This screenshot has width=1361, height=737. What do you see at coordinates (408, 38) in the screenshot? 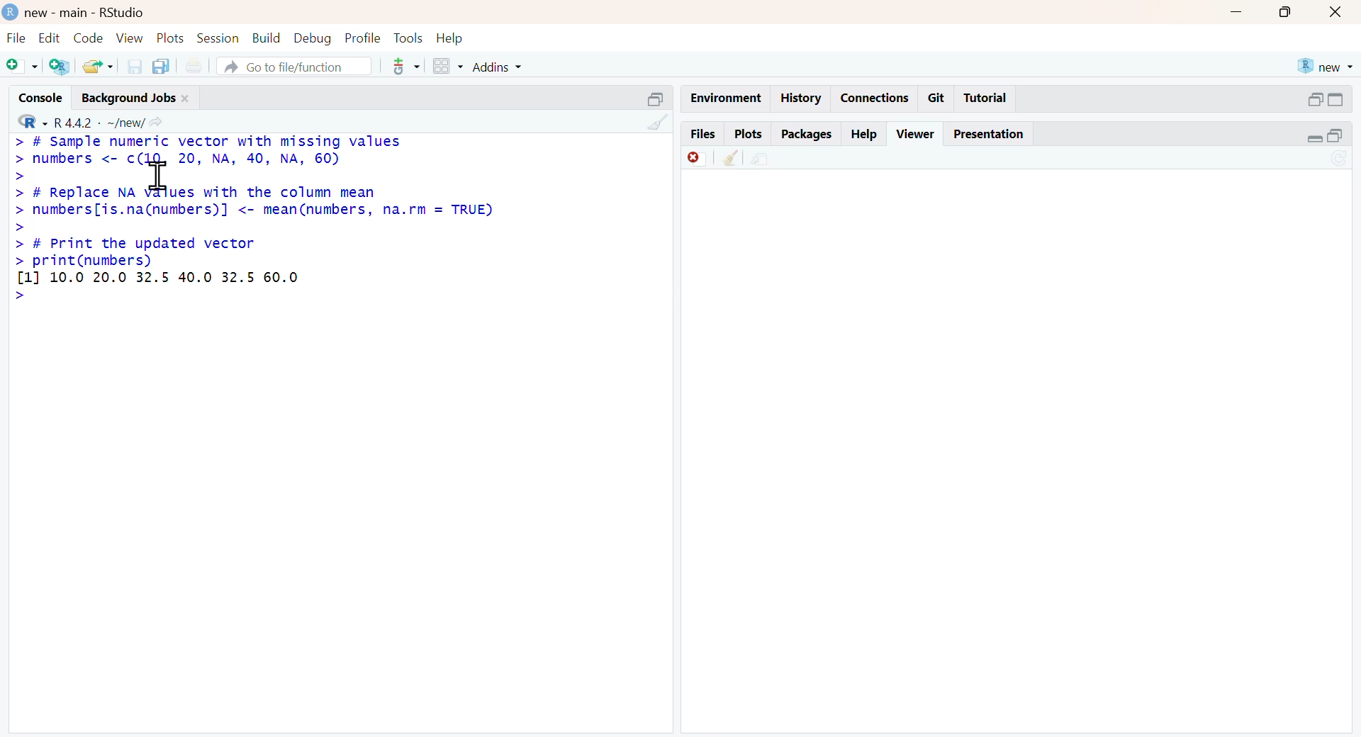
I see `tools` at bounding box center [408, 38].